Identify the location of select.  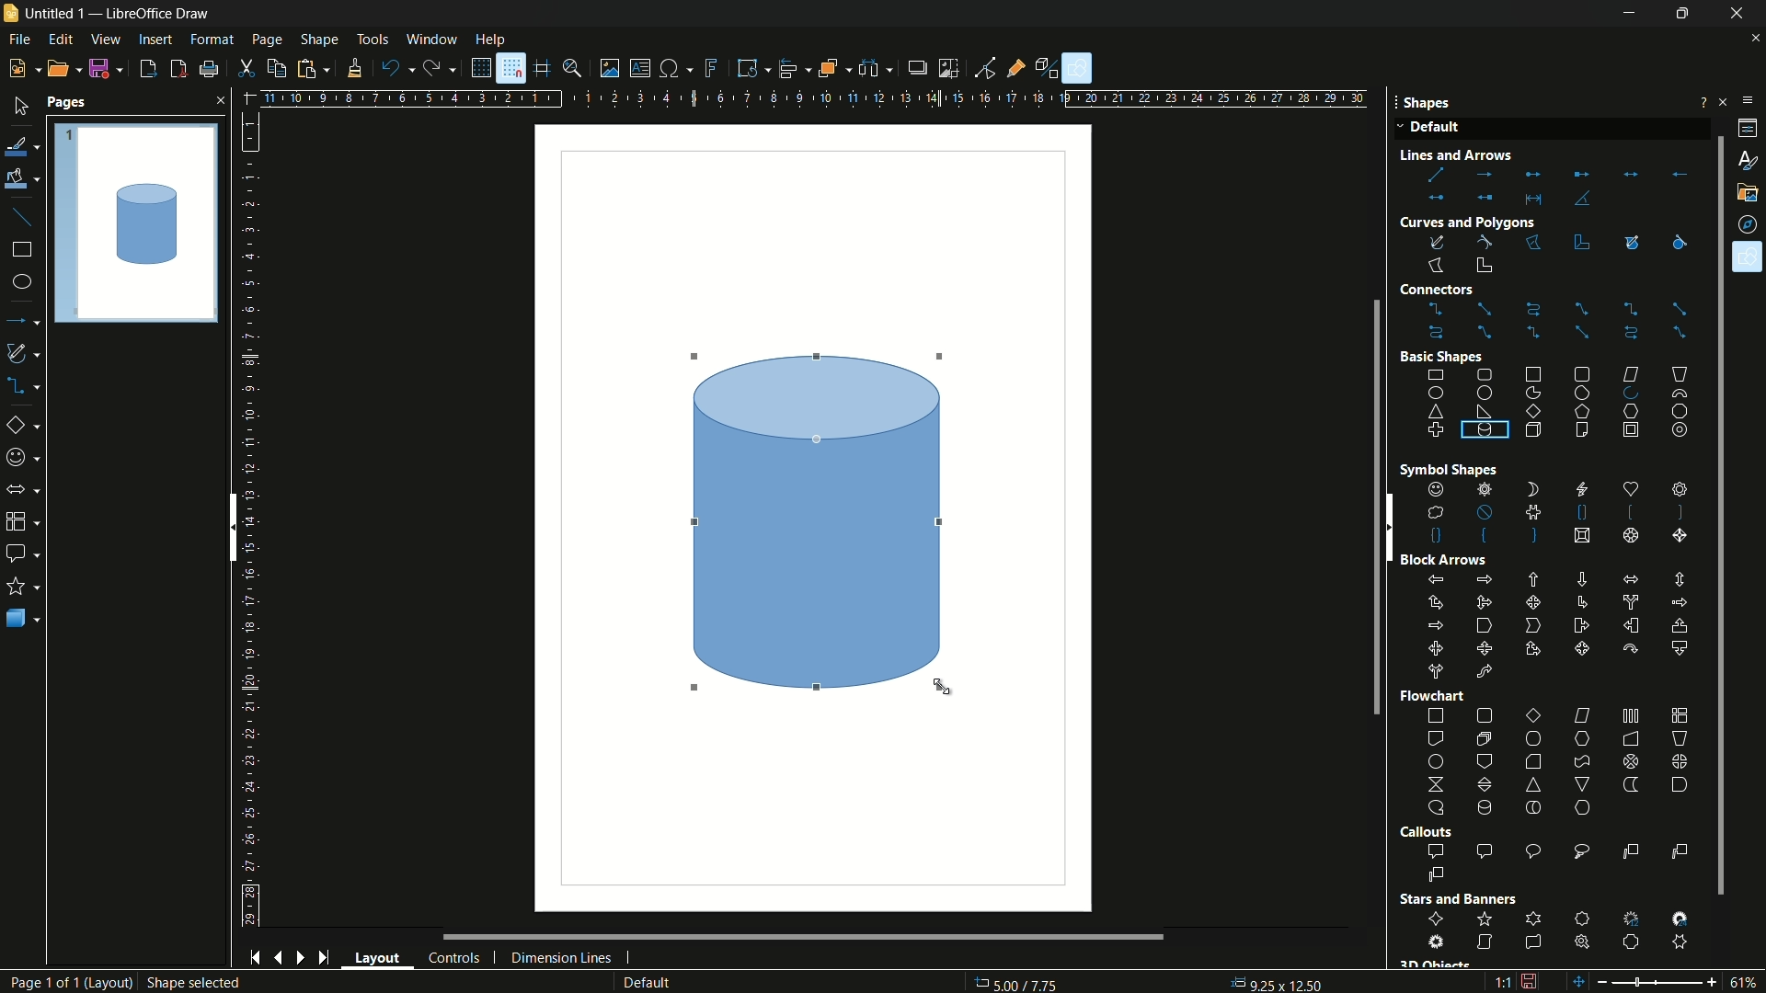
(20, 106).